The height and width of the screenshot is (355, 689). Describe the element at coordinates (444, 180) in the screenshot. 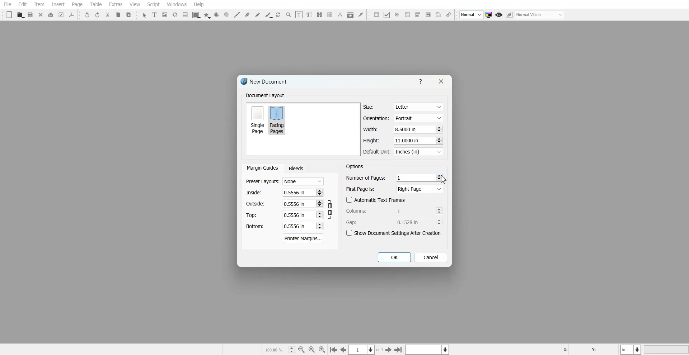

I see `Cursor` at that location.